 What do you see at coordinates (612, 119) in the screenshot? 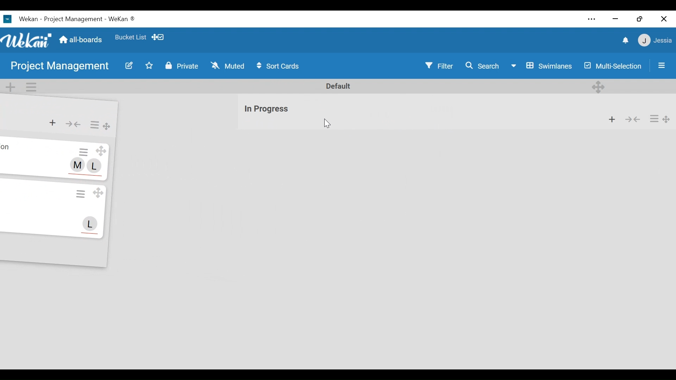
I see `Add card to the top of list` at bounding box center [612, 119].